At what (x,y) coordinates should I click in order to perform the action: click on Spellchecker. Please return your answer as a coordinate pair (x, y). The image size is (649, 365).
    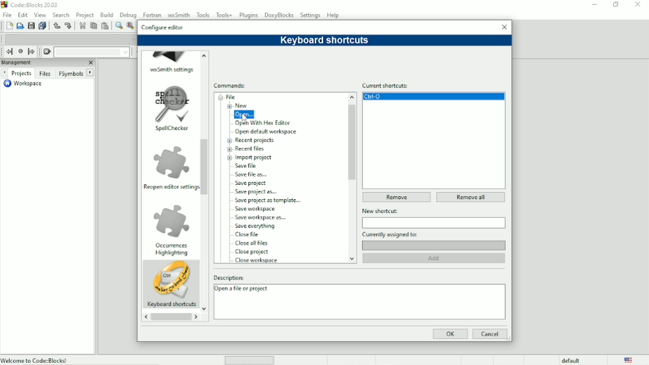
    Looking at the image, I should click on (170, 130).